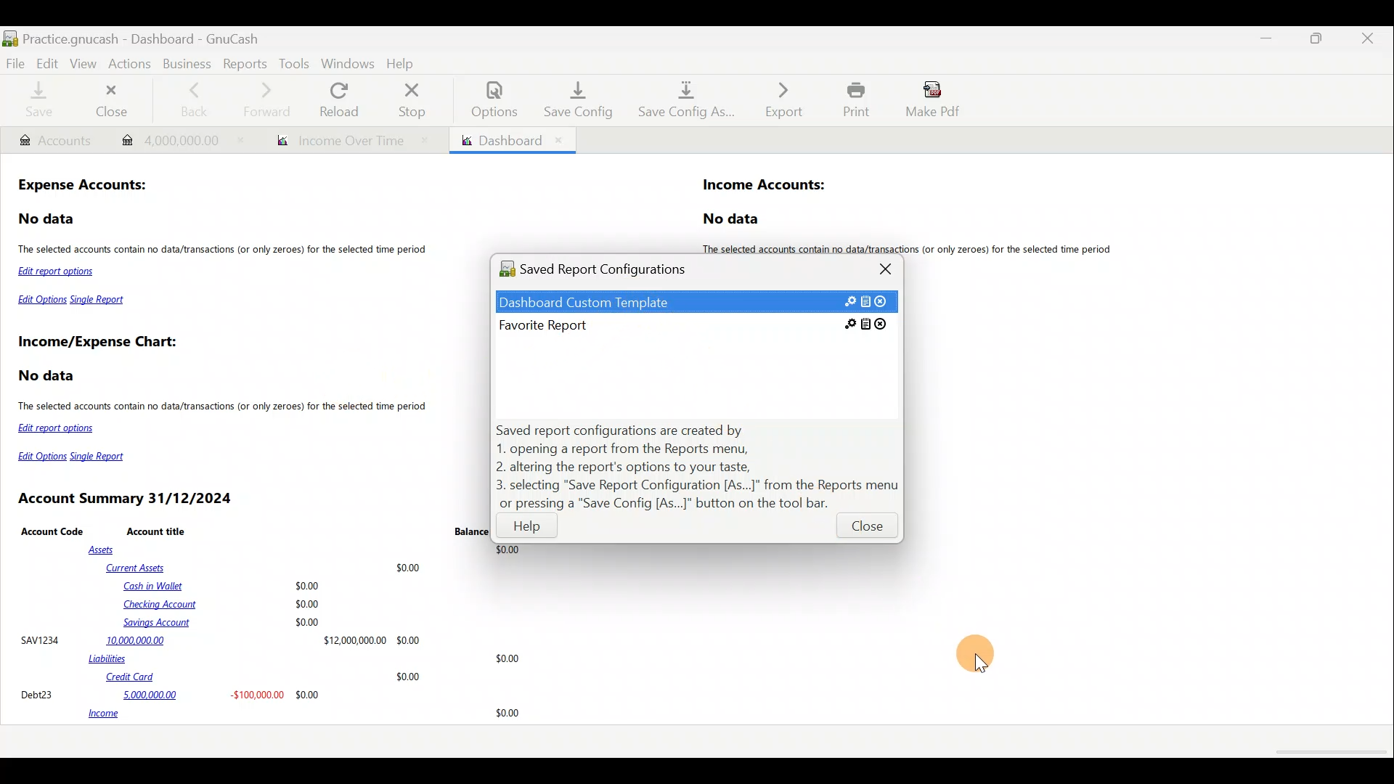  I want to click on Tools, so click(294, 63).